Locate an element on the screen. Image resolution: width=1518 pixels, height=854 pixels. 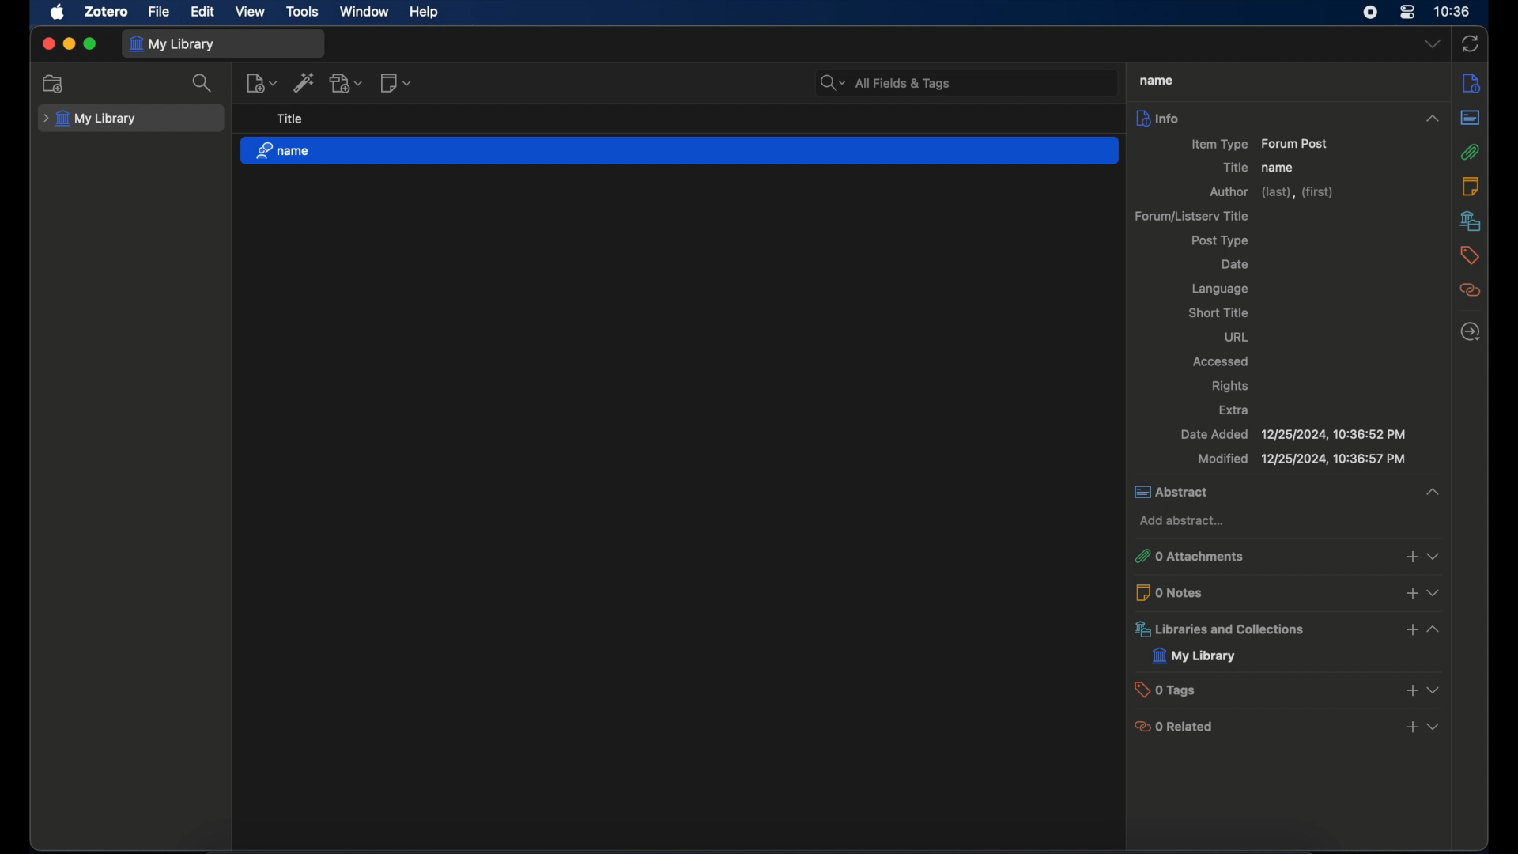
search bar is located at coordinates (884, 82).